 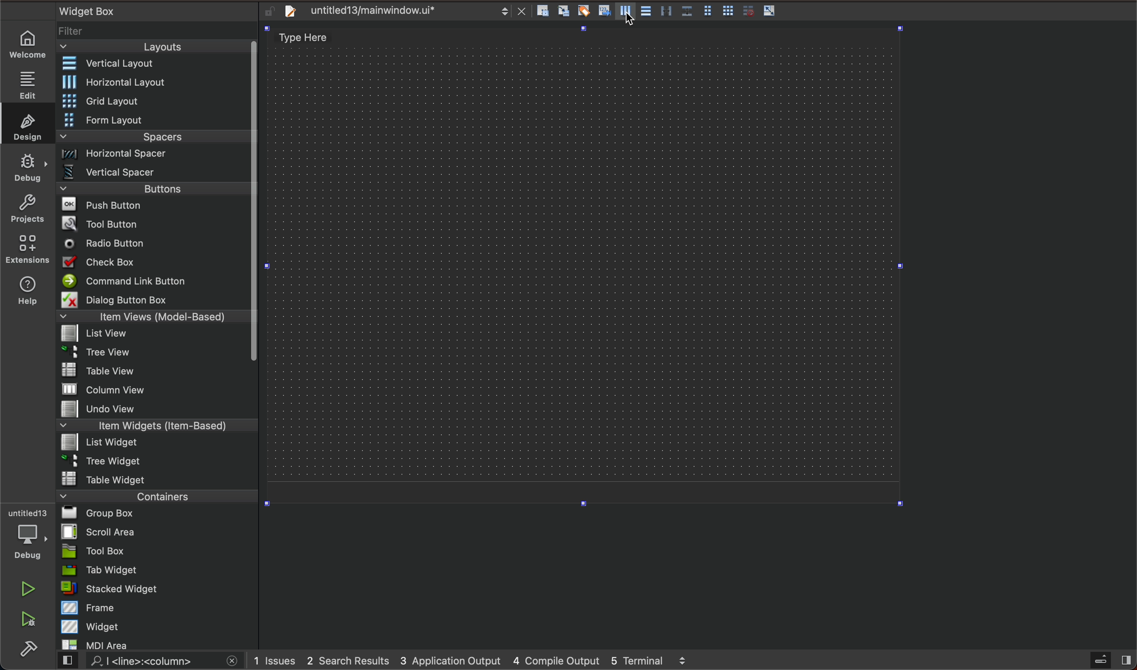 I want to click on , so click(x=28, y=588).